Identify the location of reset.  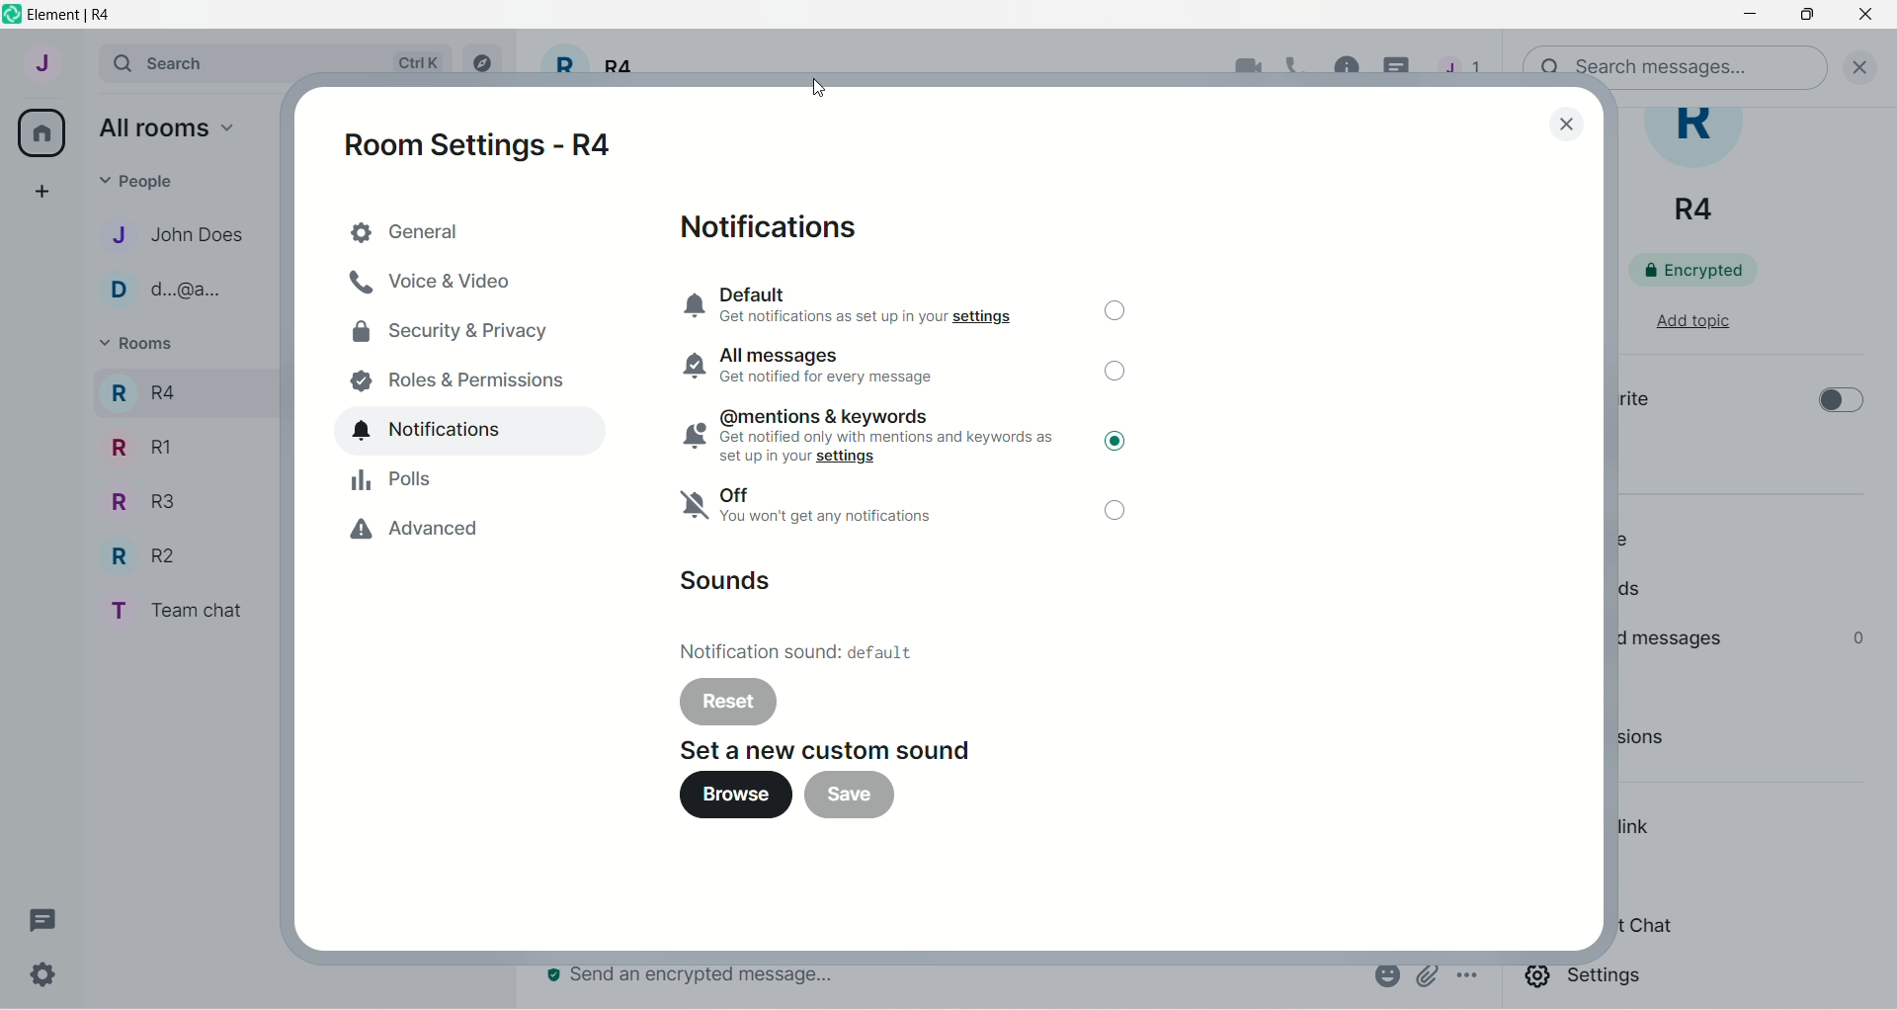
(727, 702).